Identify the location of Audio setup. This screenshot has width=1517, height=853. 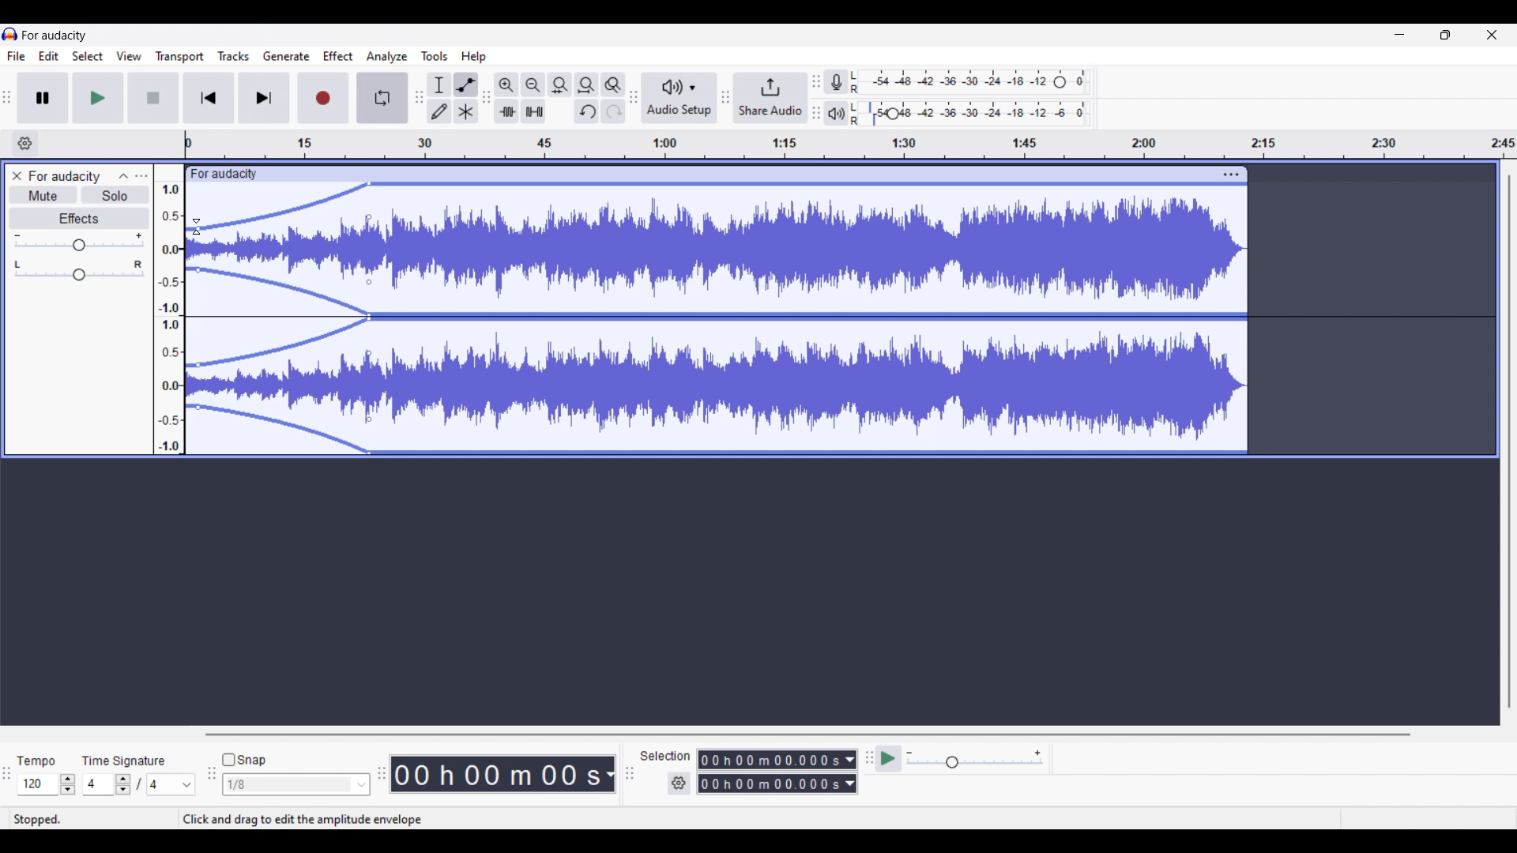
(679, 98).